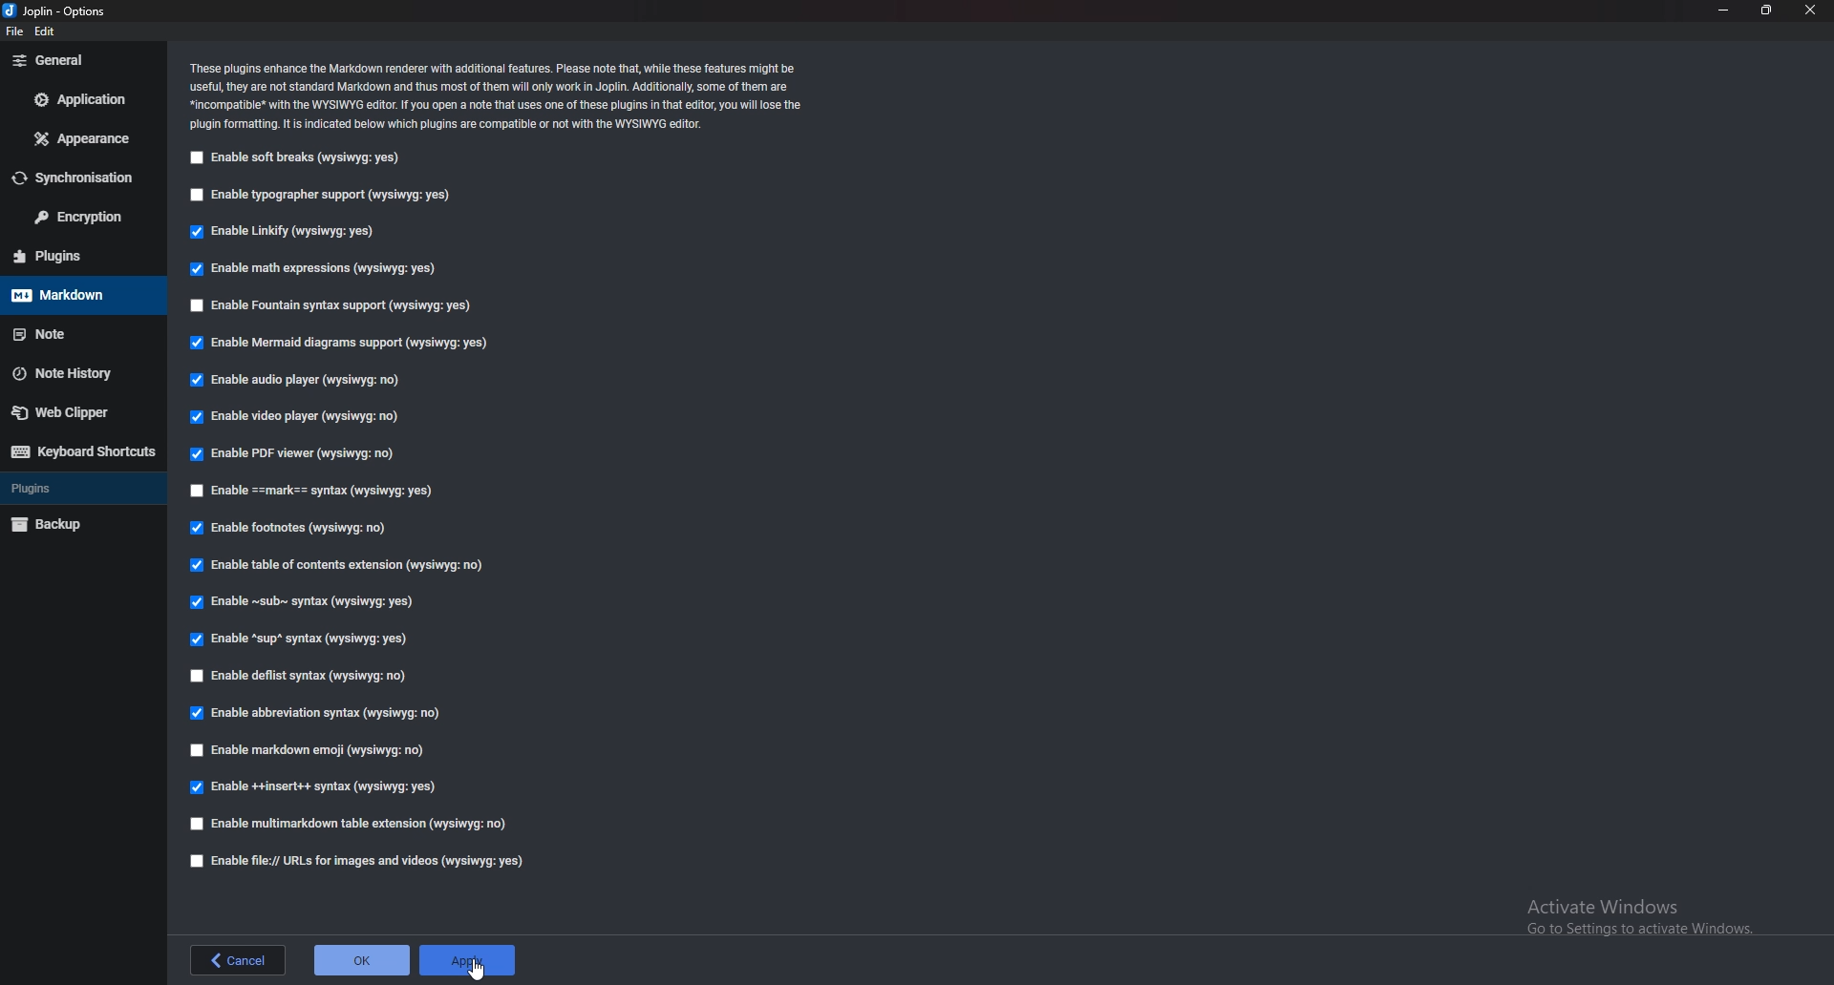  Describe the element at coordinates (87, 99) in the screenshot. I see `Application` at that location.